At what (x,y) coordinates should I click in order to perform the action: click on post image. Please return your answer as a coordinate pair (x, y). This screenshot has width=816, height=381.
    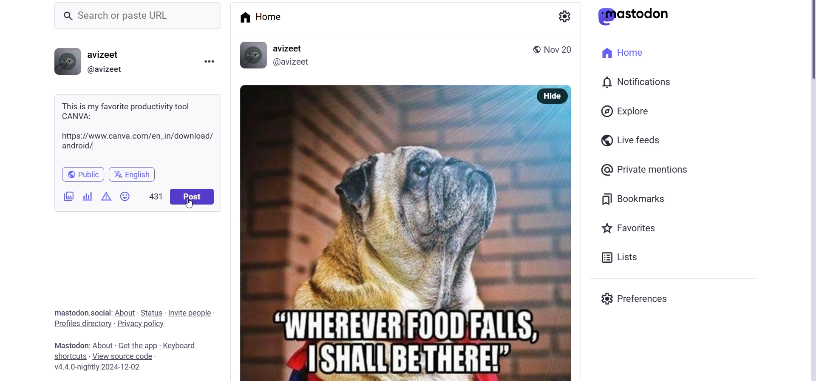
    Looking at the image, I should click on (387, 231).